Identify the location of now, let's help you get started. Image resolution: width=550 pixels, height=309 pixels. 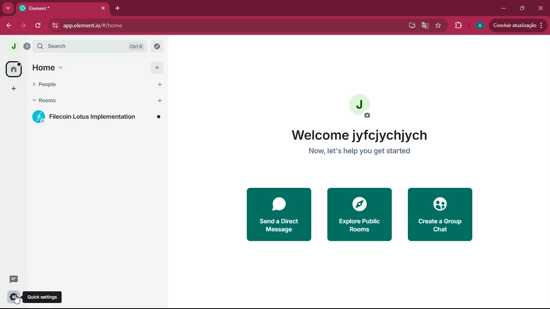
(363, 151).